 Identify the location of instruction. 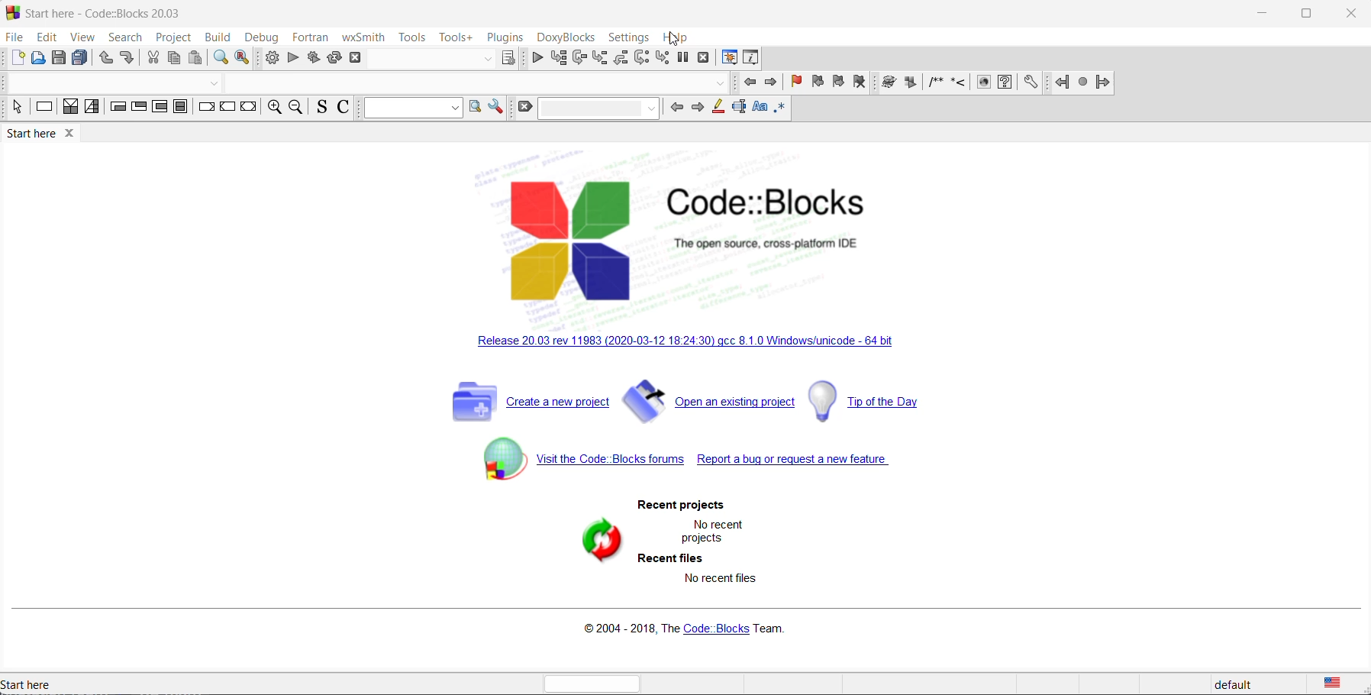
(43, 109).